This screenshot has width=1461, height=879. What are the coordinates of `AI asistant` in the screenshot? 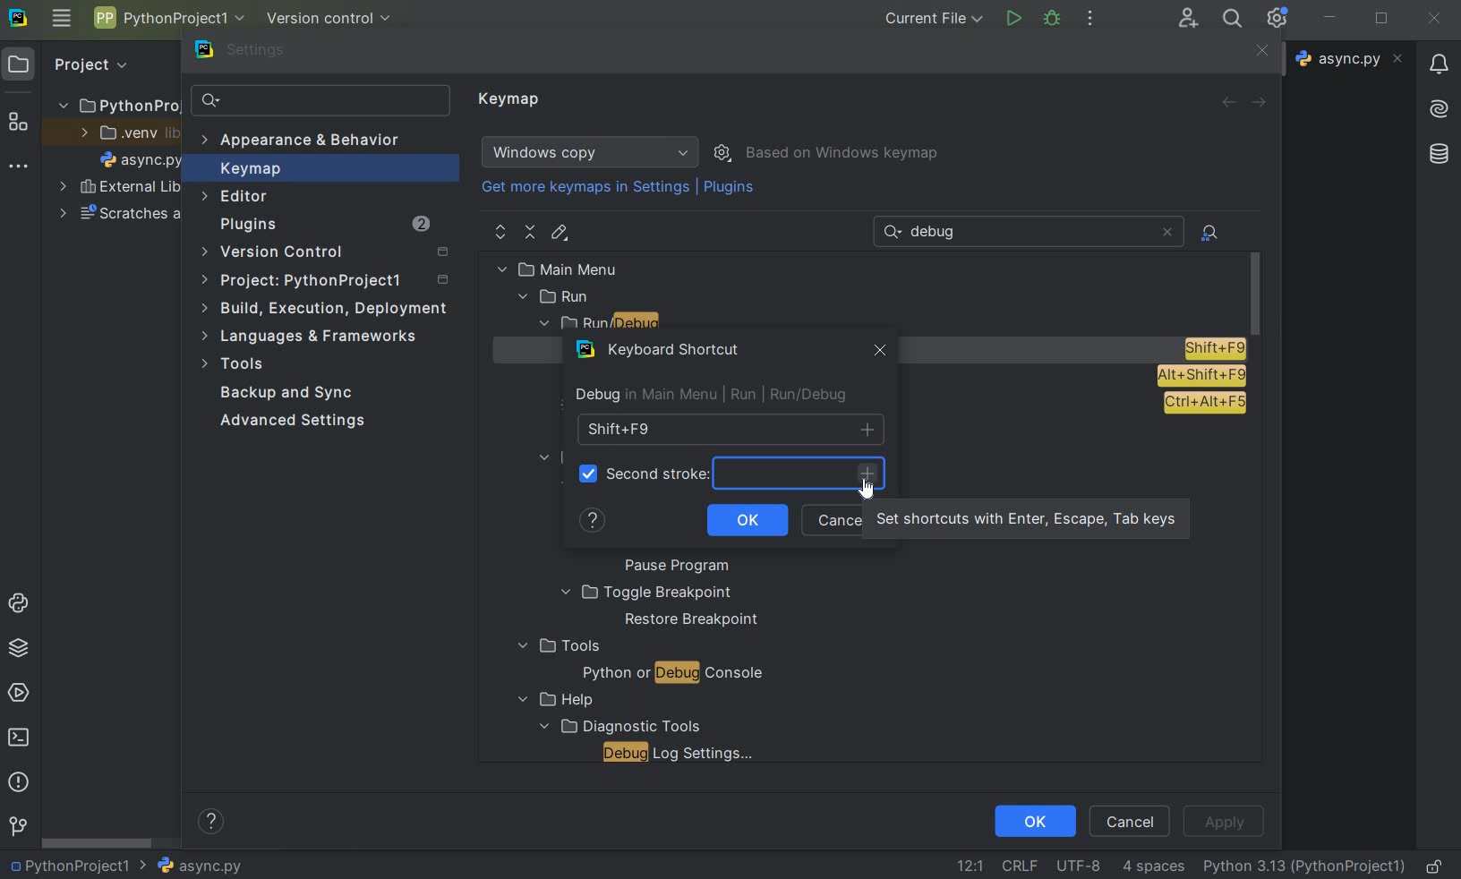 It's located at (1437, 104).